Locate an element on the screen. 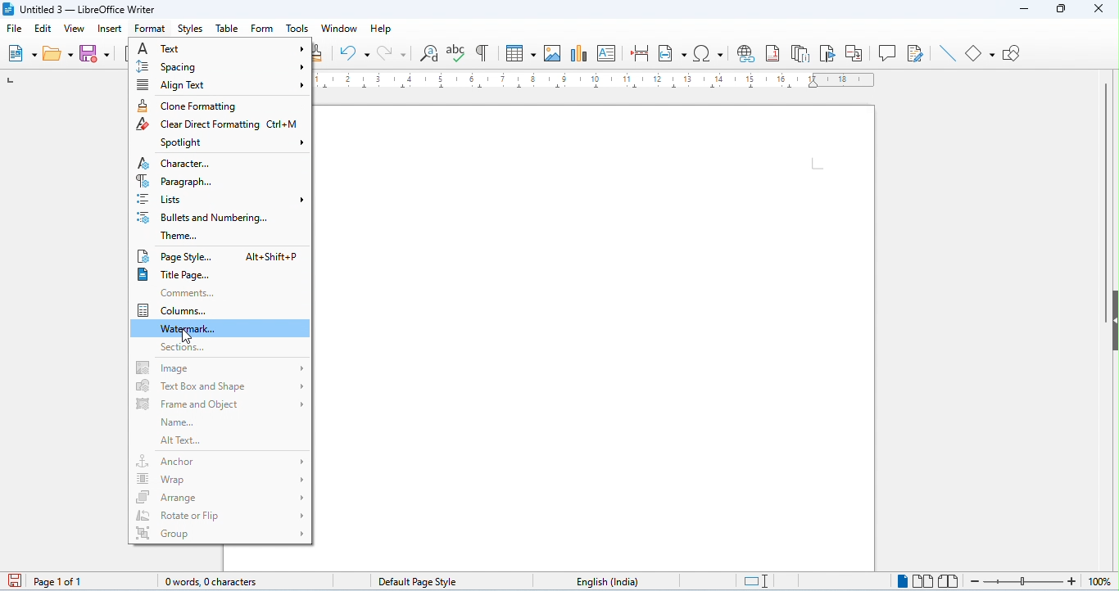 The image size is (1119, 591). ruler is located at coordinates (597, 79).